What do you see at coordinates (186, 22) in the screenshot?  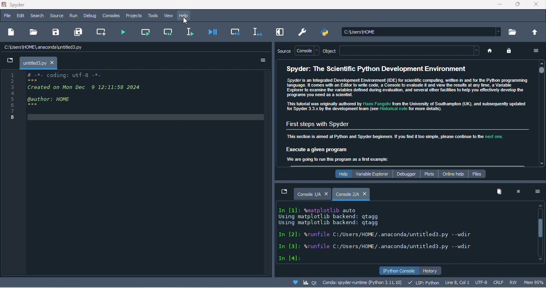 I see `Cursor` at bounding box center [186, 22].